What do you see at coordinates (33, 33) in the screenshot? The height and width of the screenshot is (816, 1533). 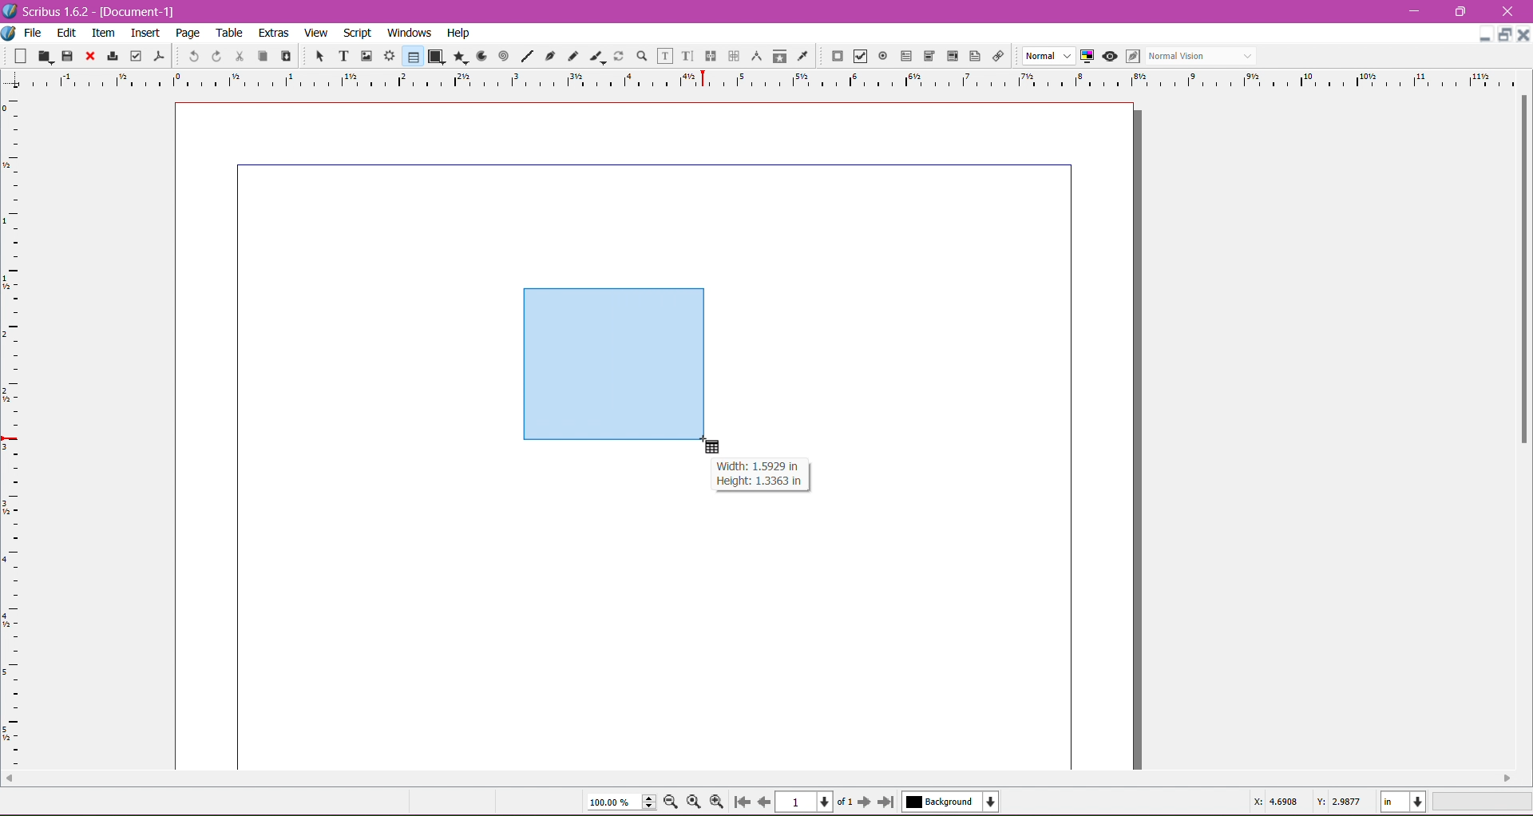 I see `File` at bounding box center [33, 33].